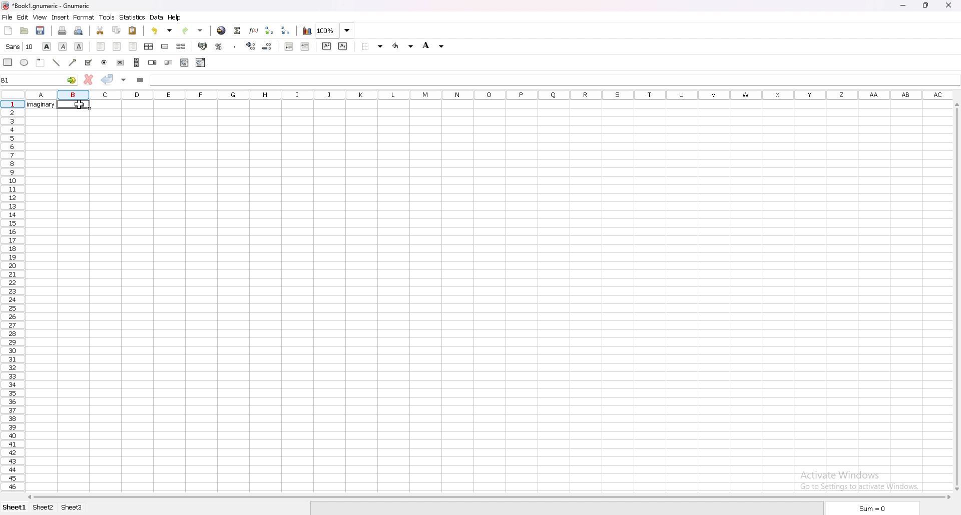  What do you see at coordinates (288, 46) in the screenshot?
I see `decrease indent` at bounding box center [288, 46].